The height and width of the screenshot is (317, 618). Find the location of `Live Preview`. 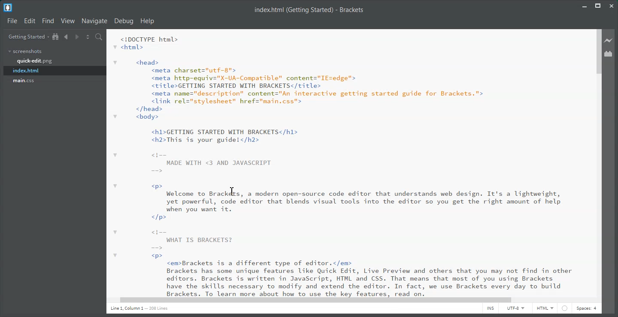

Live Preview is located at coordinates (610, 40).